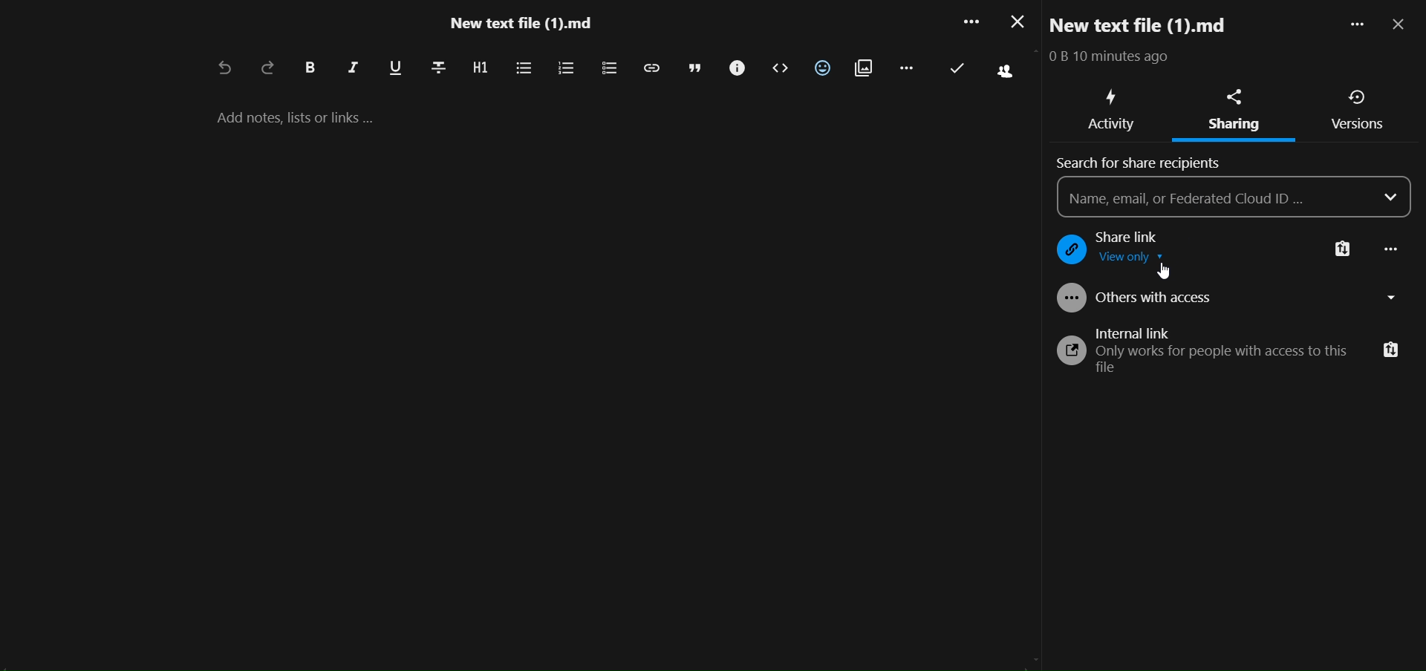 This screenshot has height=671, width=1426. I want to click on add notes, so click(311, 117).